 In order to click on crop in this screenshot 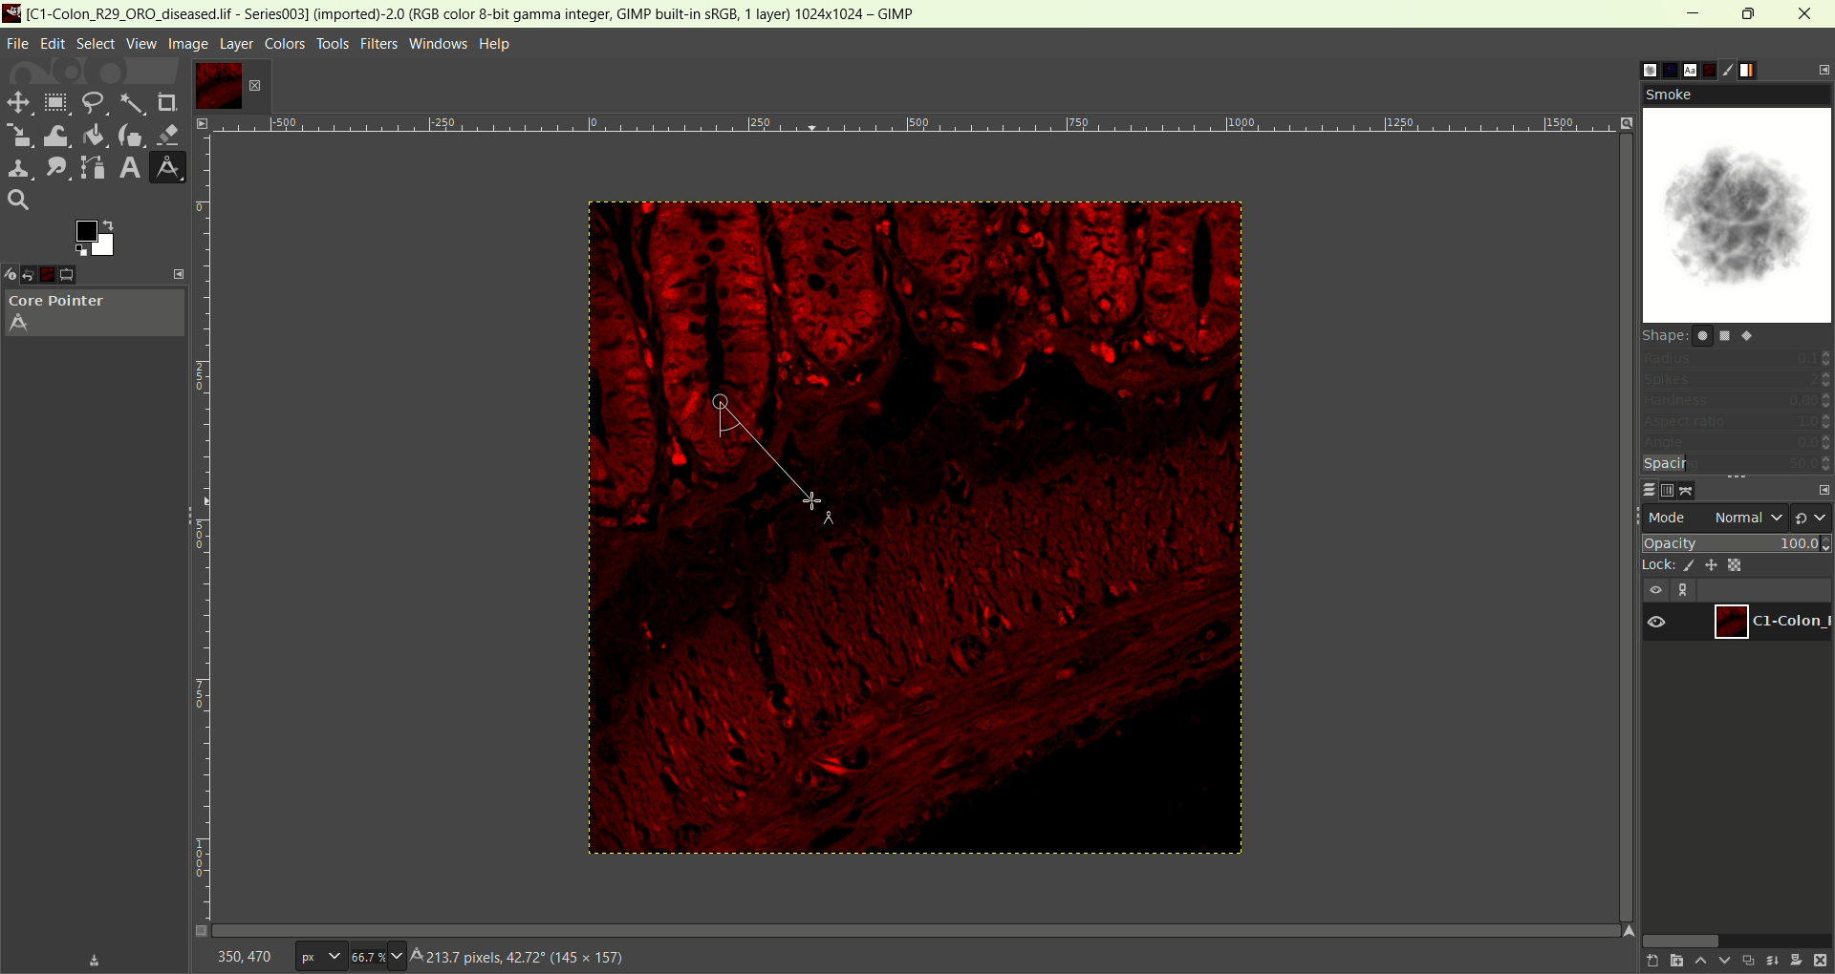, I will do `click(168, 103)`.